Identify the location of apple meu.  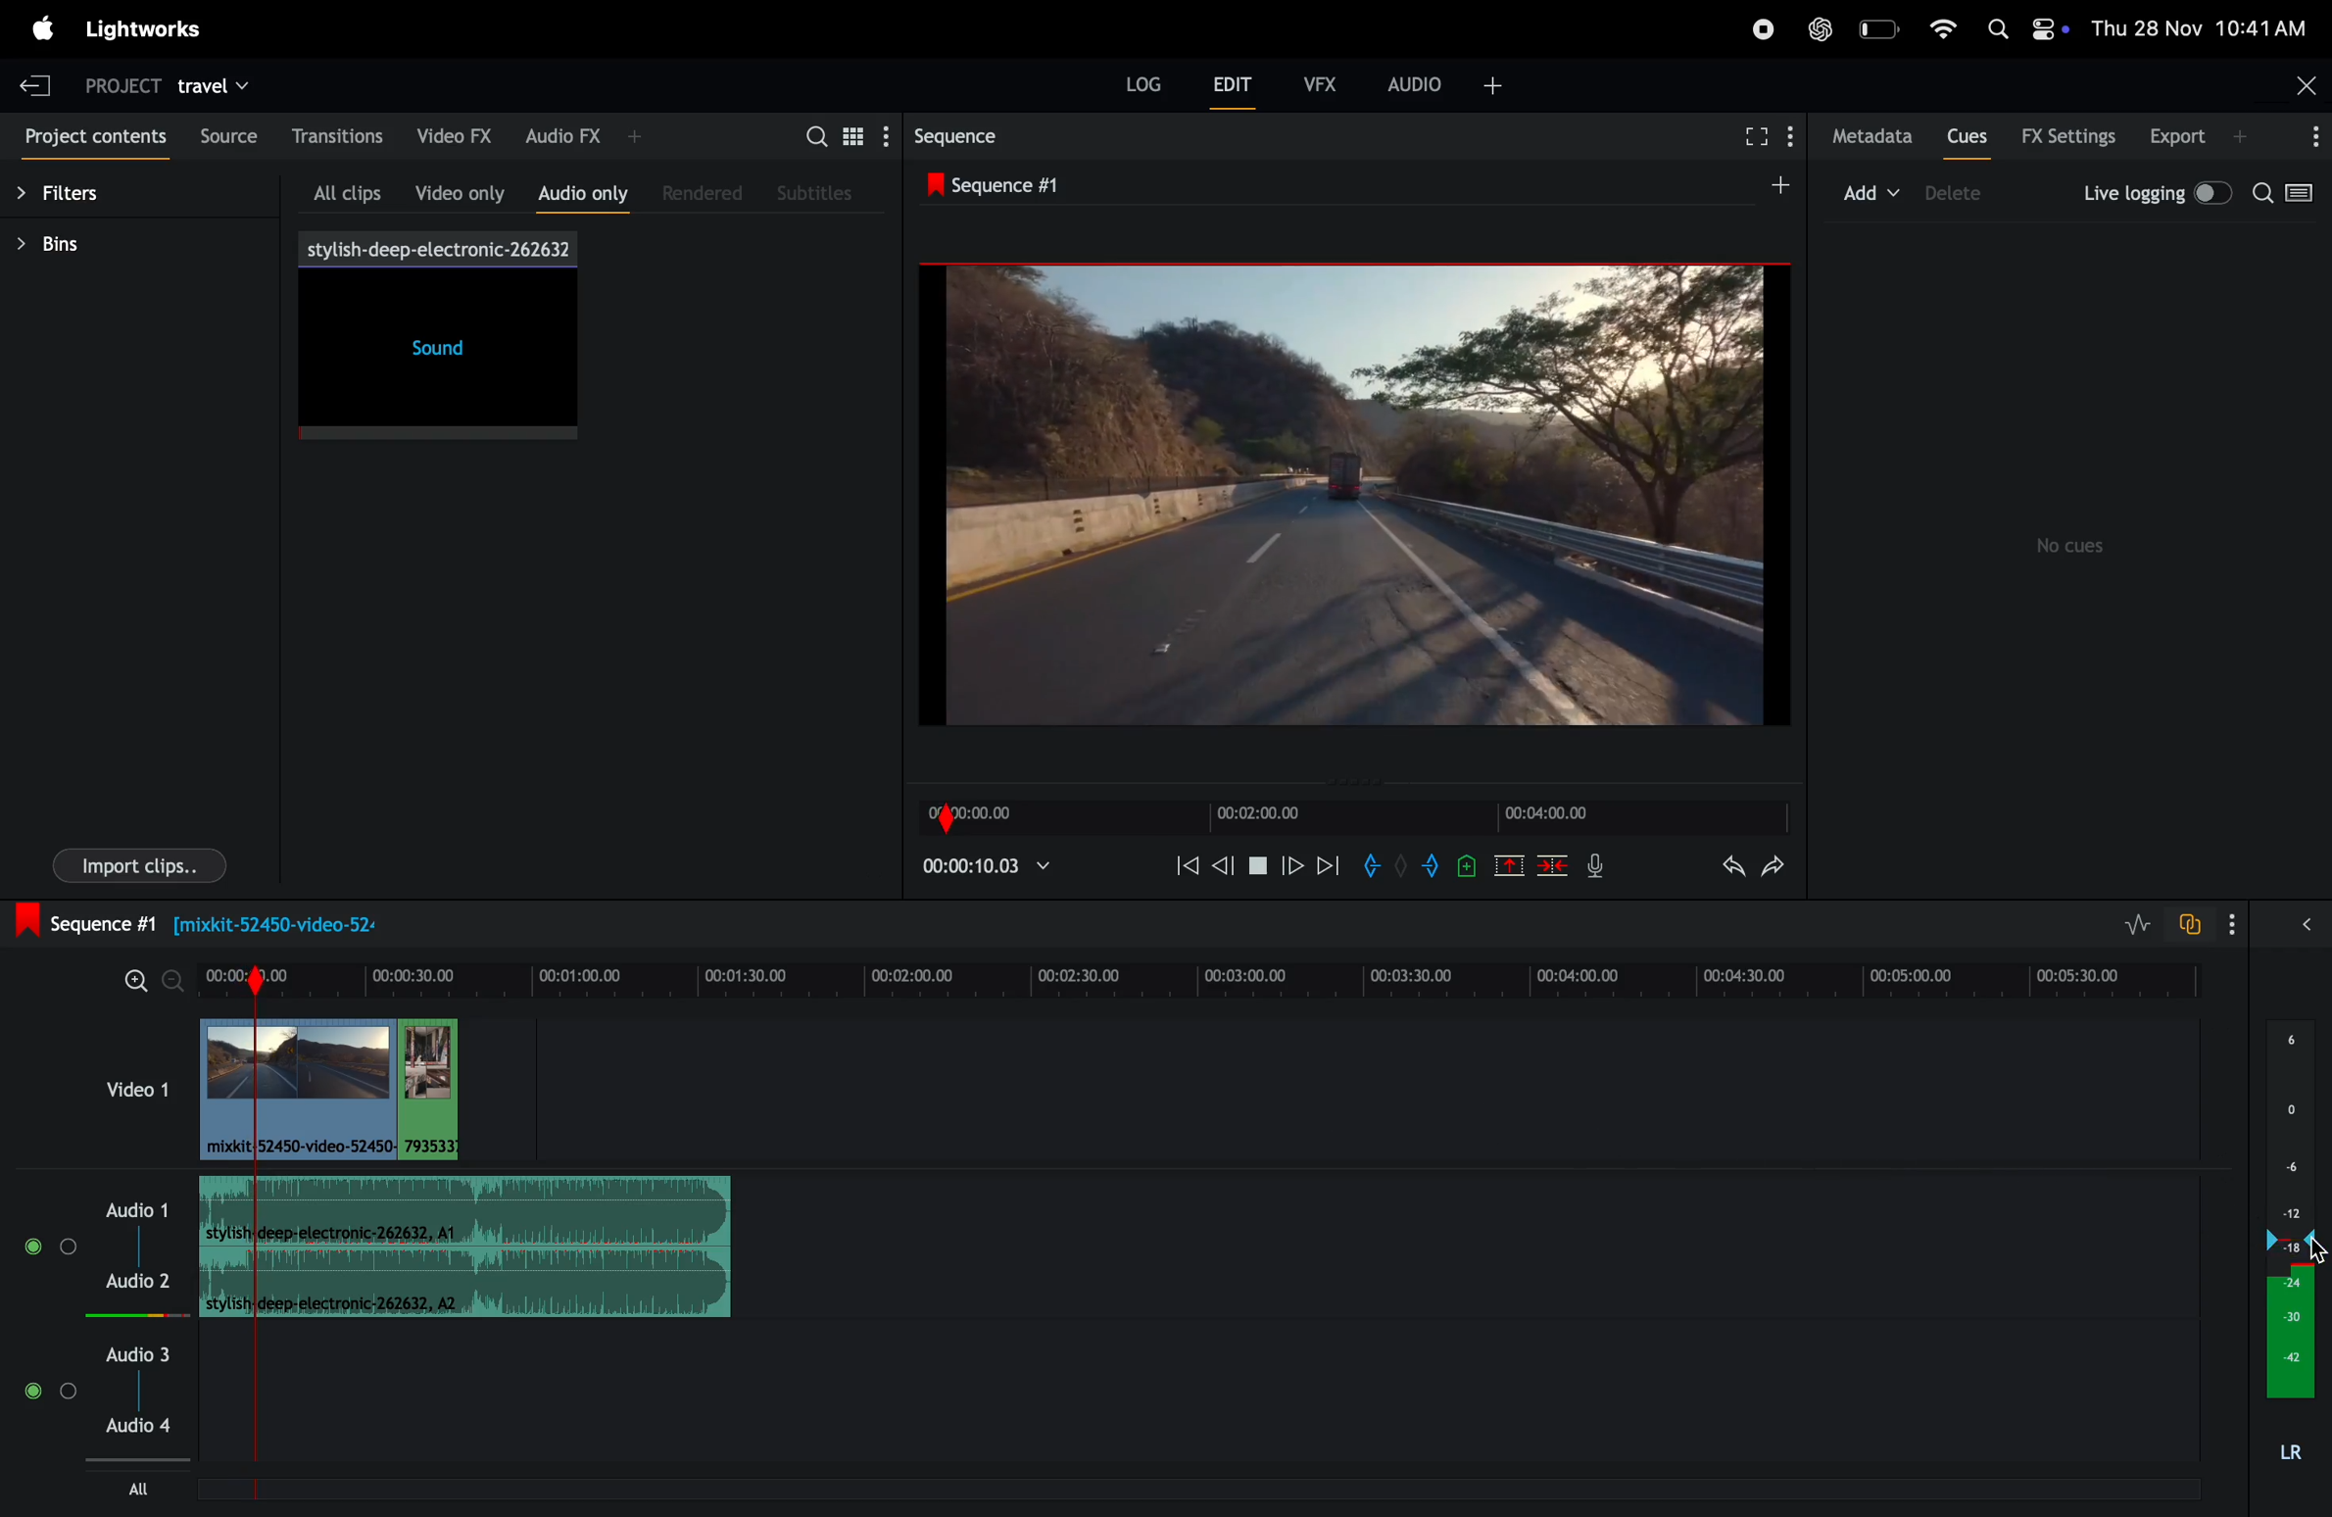
(43, 30).